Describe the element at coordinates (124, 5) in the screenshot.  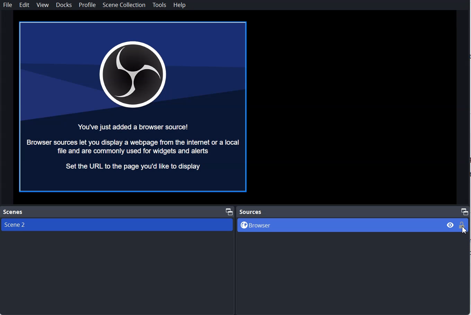
I see `Scene Collection` at that location.